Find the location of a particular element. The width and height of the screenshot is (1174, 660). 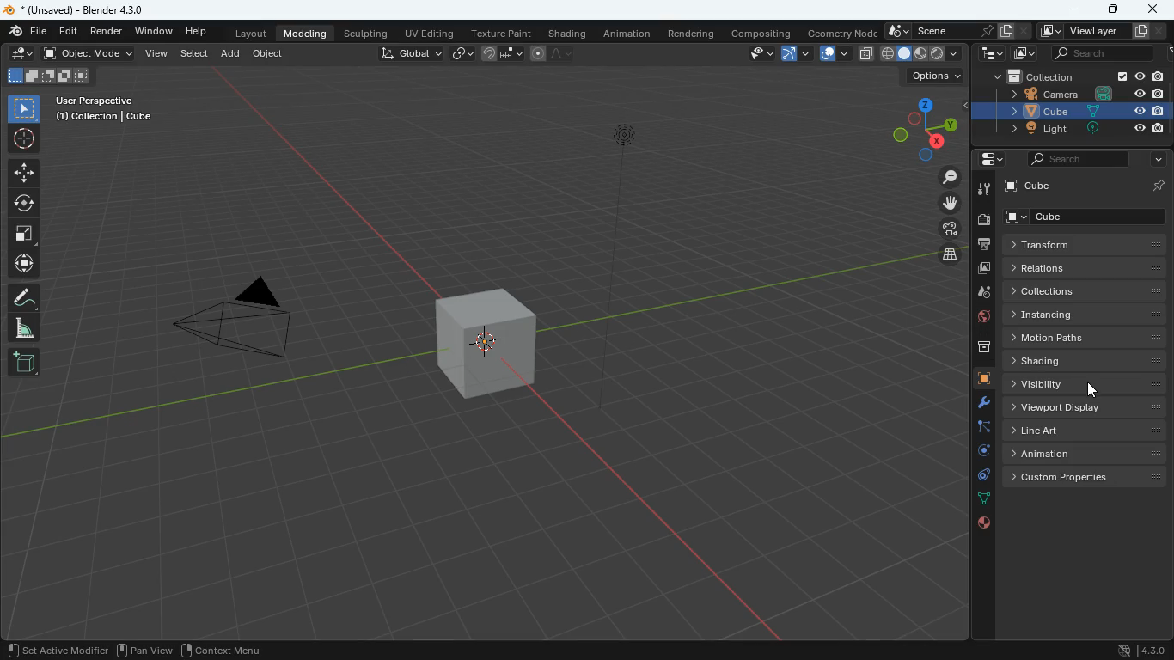

close is located at coordinates (1154, 10).